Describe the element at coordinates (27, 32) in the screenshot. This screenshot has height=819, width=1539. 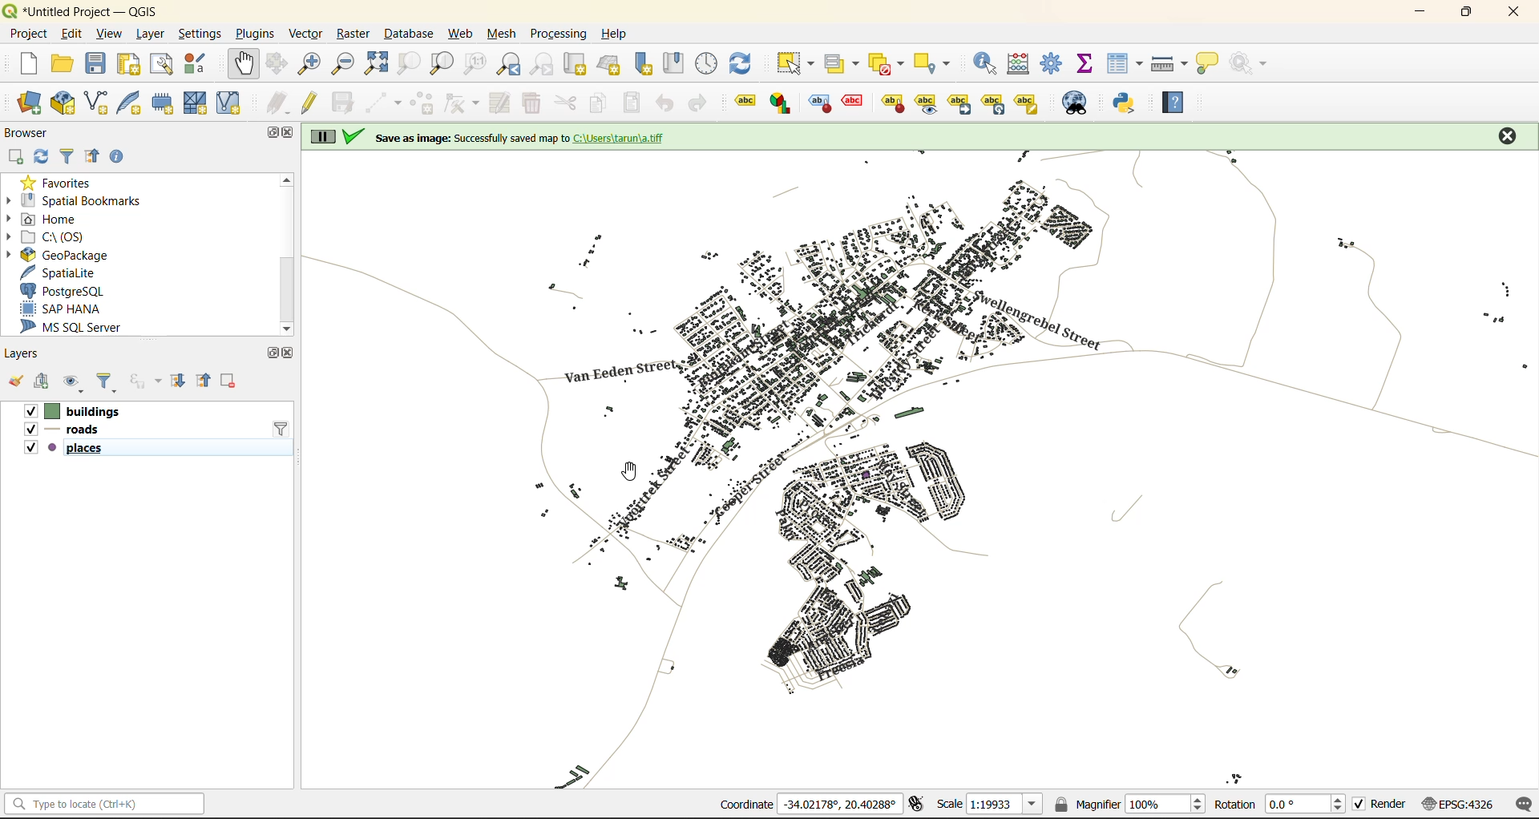
I see `project` at that location.